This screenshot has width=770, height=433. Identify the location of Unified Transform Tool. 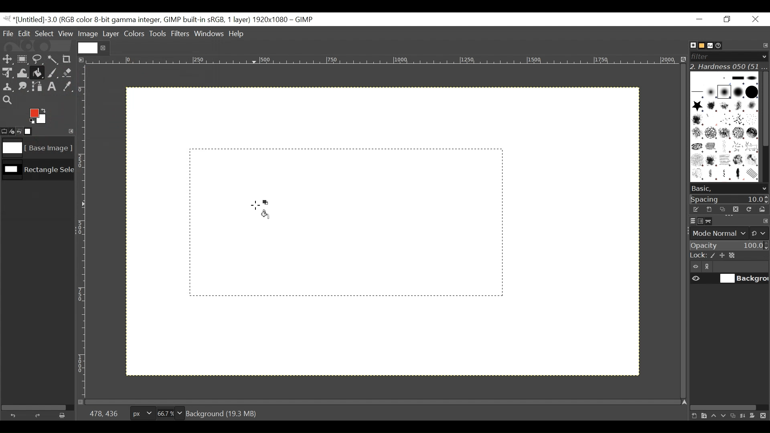
(7, 73).